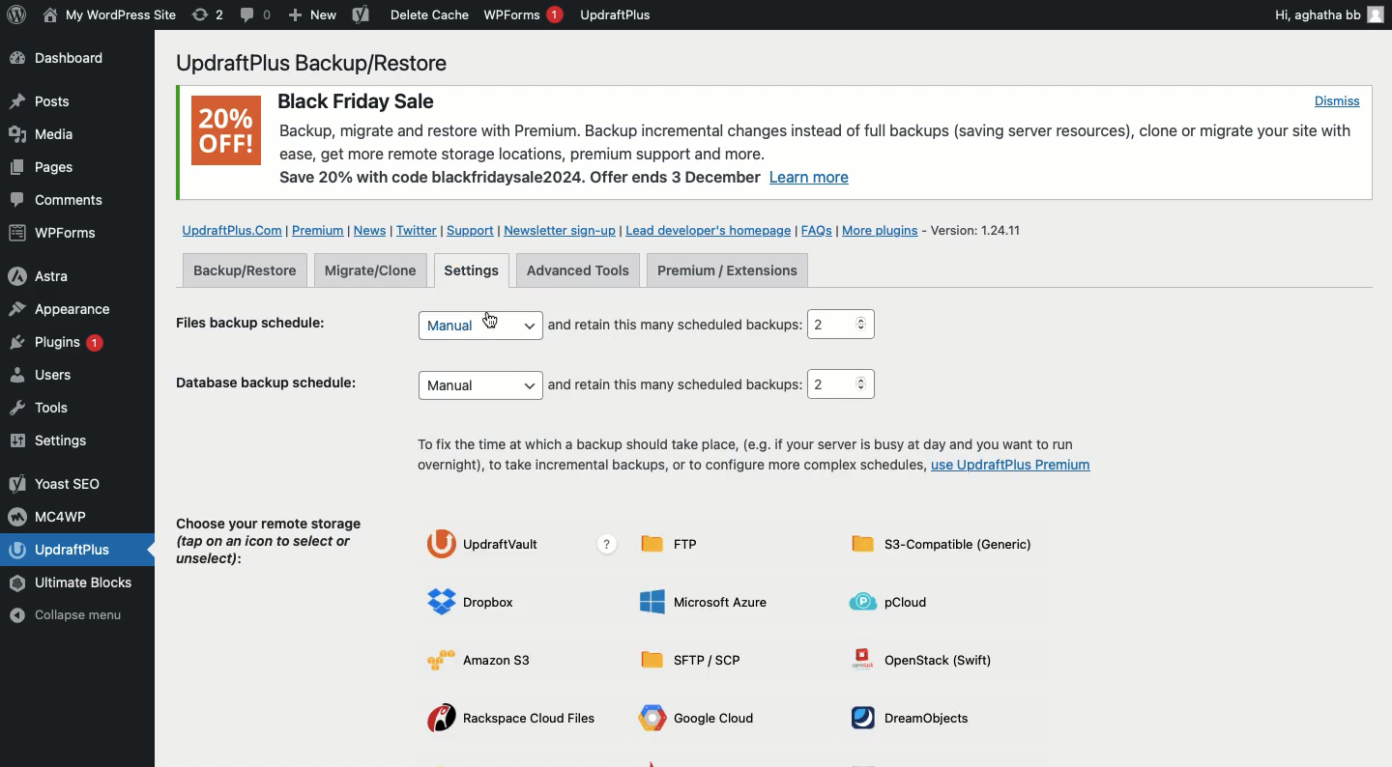 The image size is (1392, 767). Describe the element at coordinates (55, 441) in the screenshot. I see `Settings` at that location.